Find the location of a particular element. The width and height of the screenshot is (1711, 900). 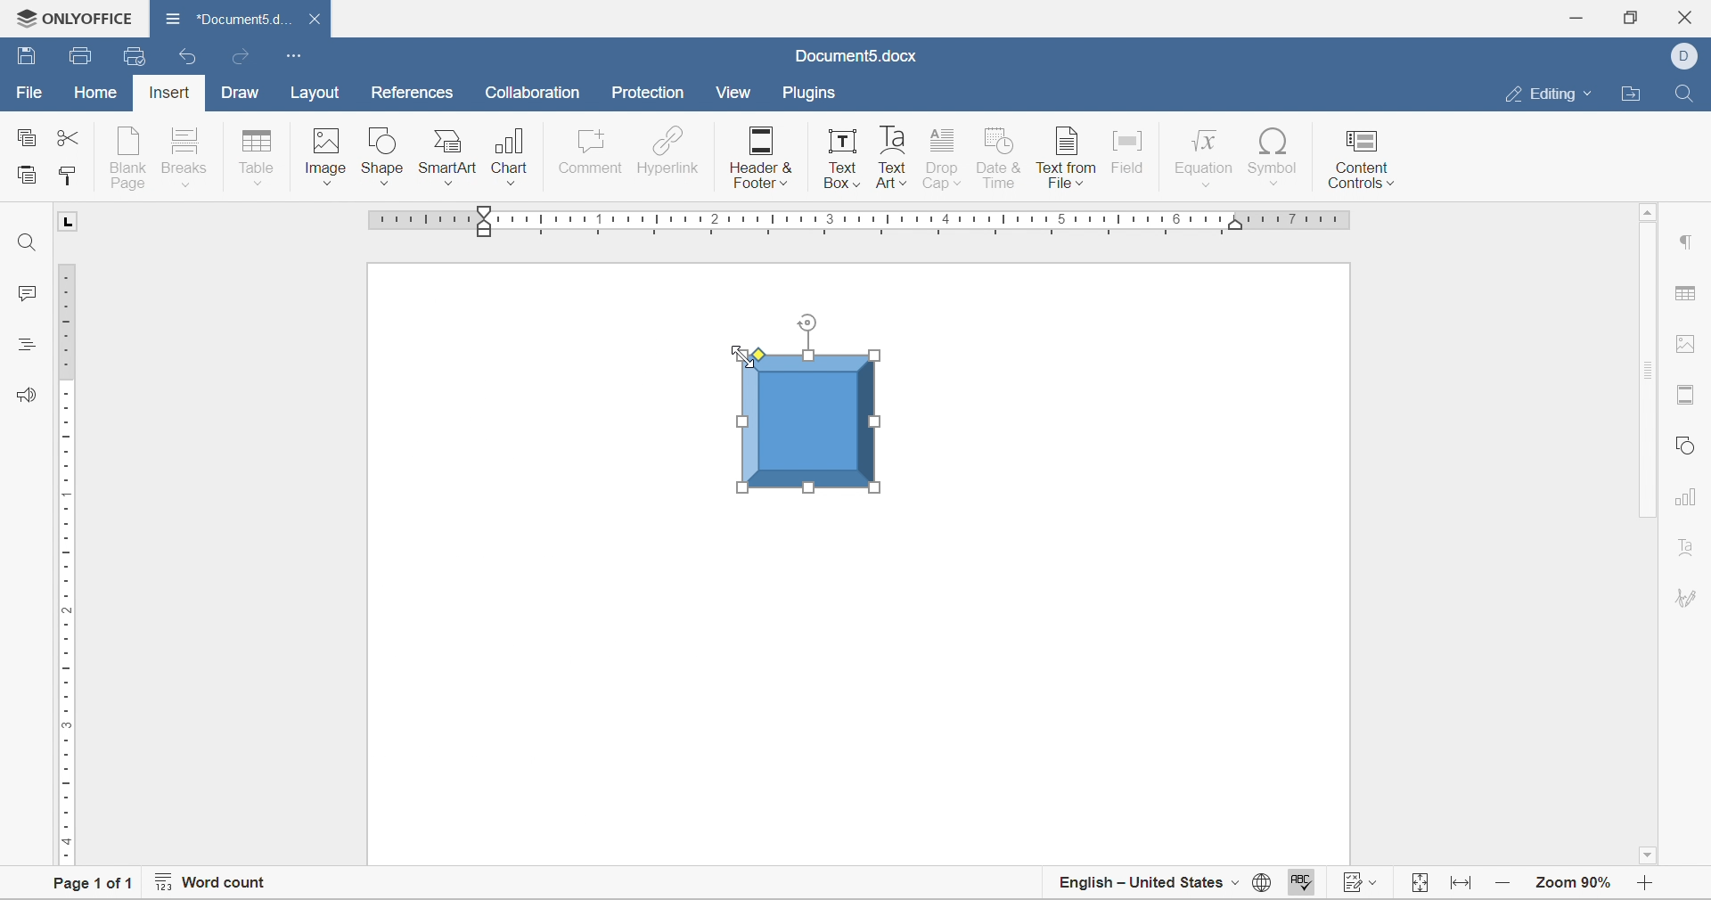

copy style is located at coordinates (71, 175).